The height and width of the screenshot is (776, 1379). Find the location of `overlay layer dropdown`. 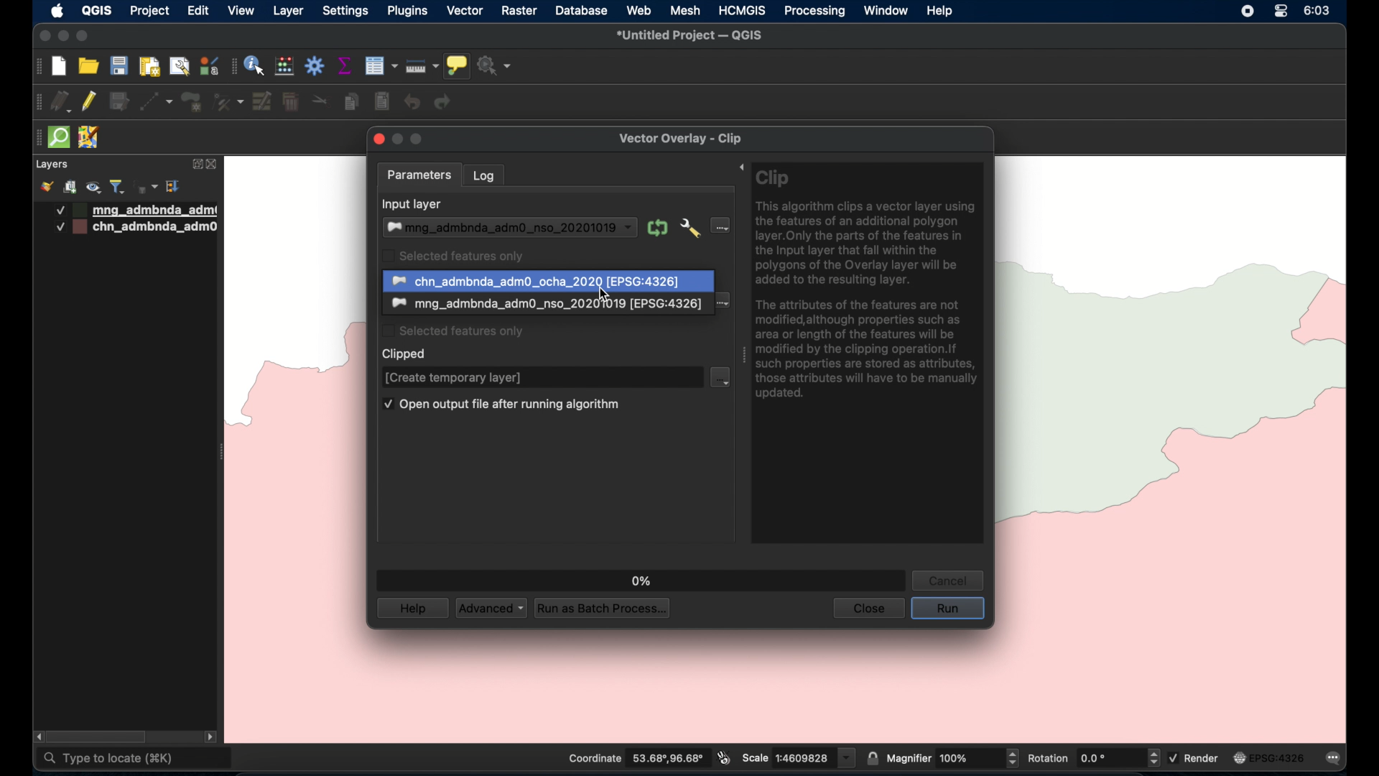

overlay layer dropdown is located at coordinates (544, 305).